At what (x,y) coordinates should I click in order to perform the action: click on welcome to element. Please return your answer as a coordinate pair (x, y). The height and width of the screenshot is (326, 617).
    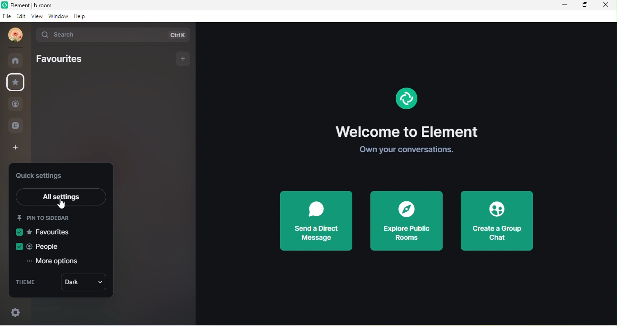
    Looking at the image, I should click on (411, 130).